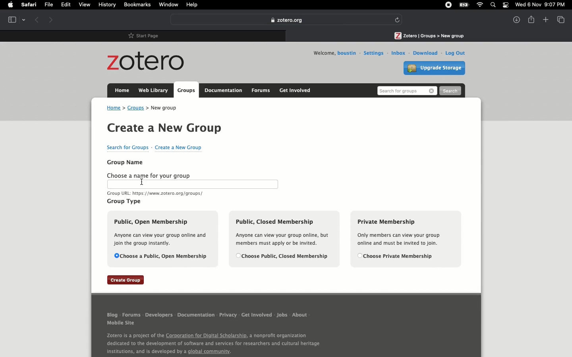 The image size is (572, 357). I want to click on Notification bar, so click(504, 6).